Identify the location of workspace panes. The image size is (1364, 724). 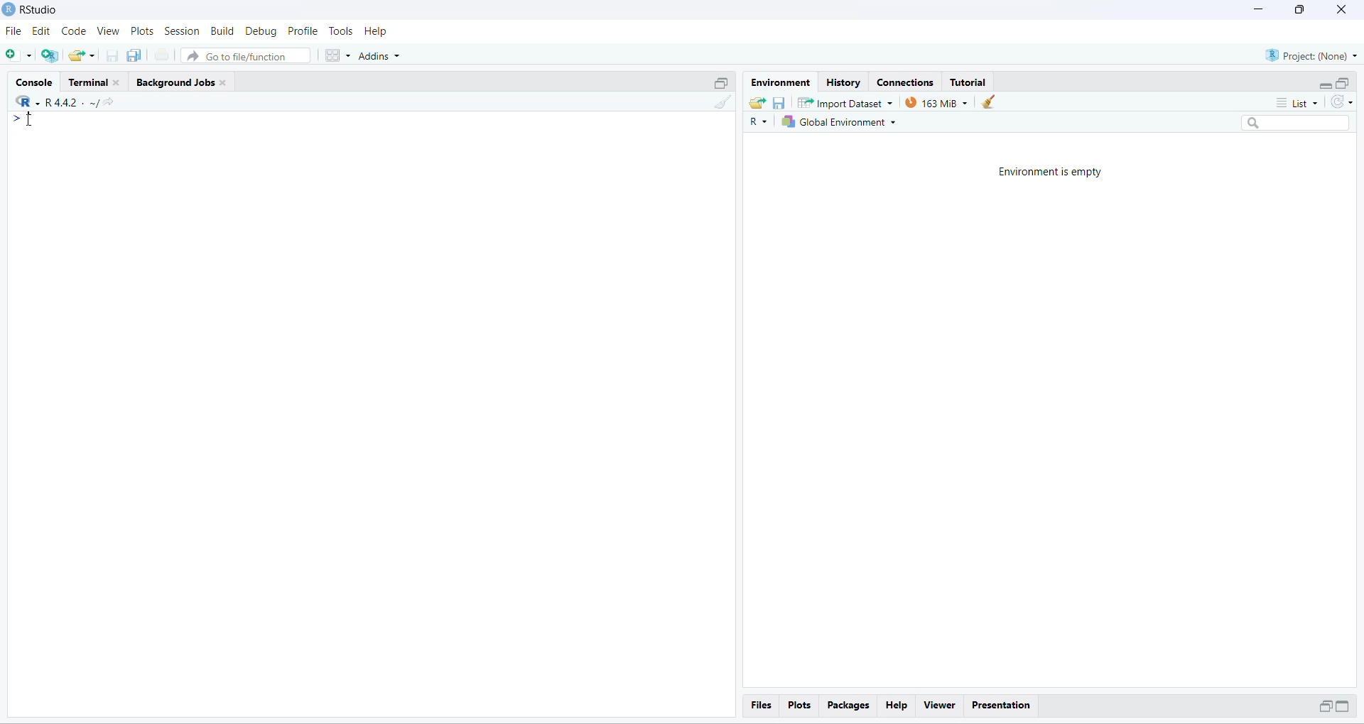
(337, 55).